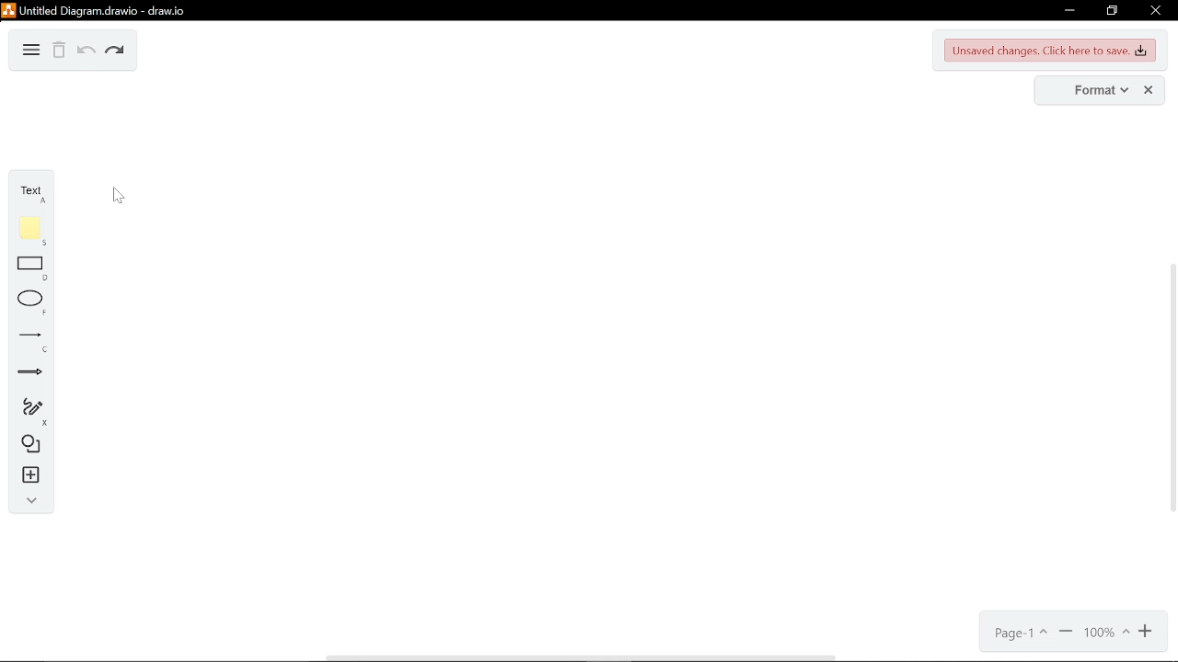  What do you see at coordinates (1149, 90) in the screenshot?
I see `close` at bounding box center [1149, 90].